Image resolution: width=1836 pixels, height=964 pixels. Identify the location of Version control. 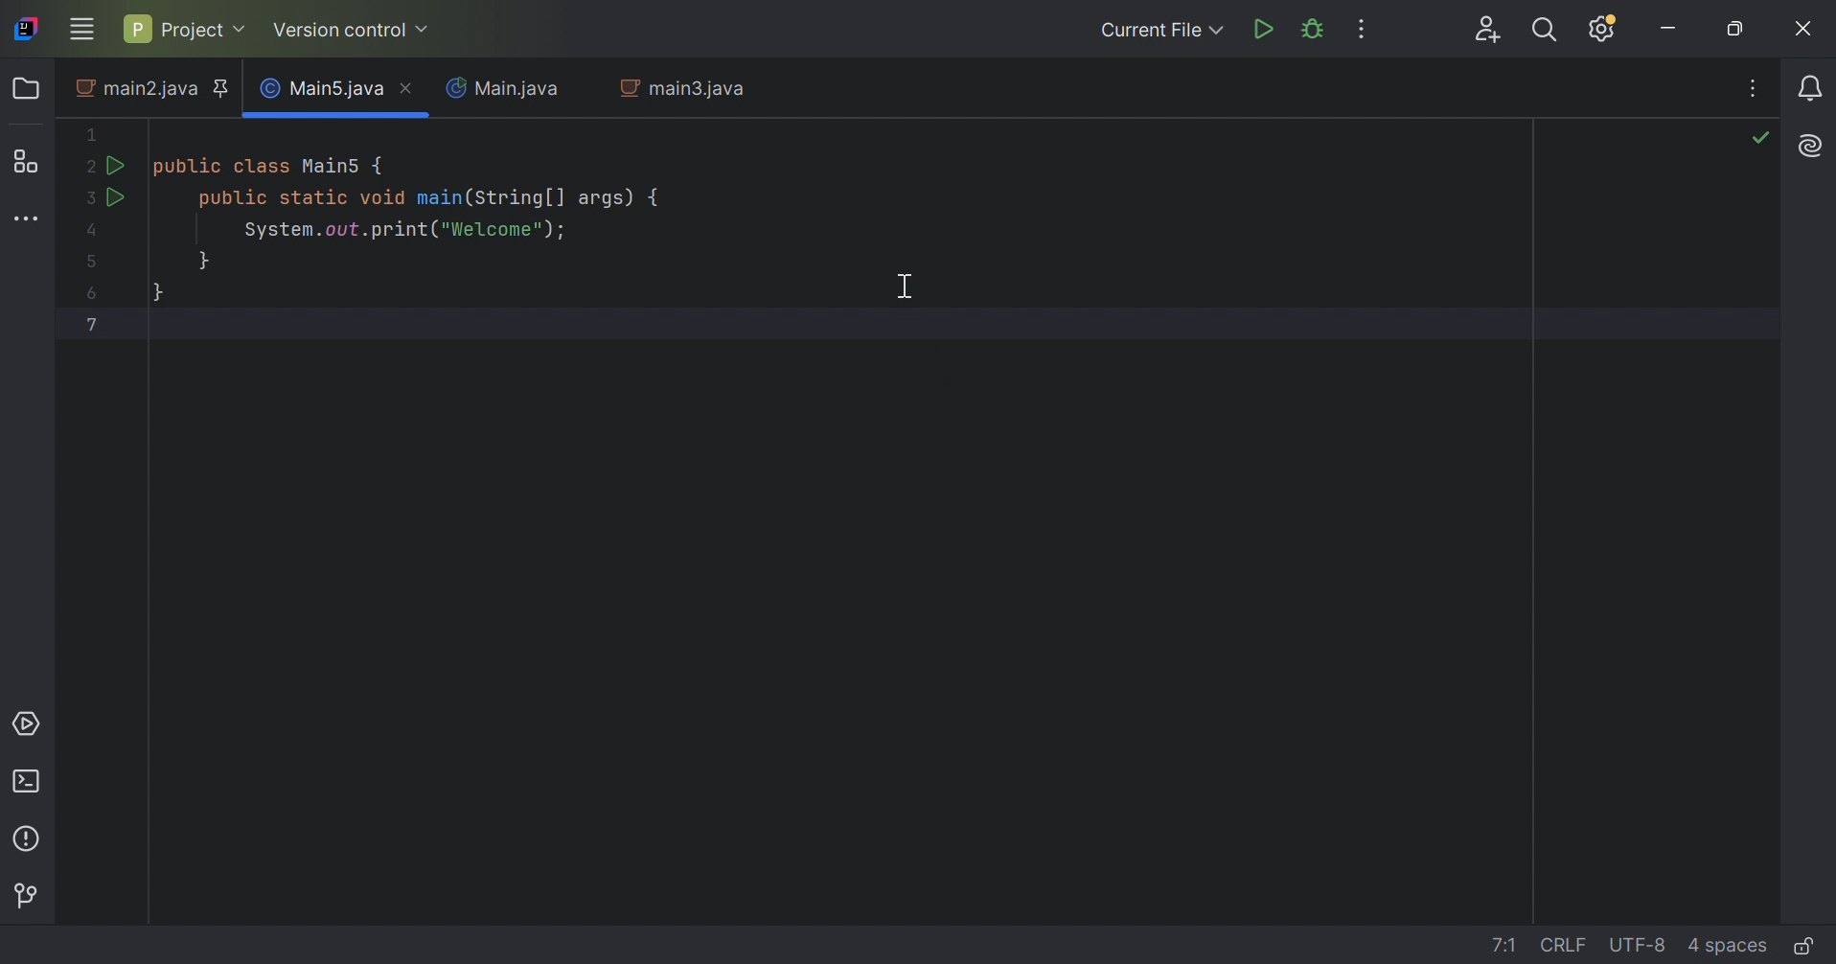
(23, 895).